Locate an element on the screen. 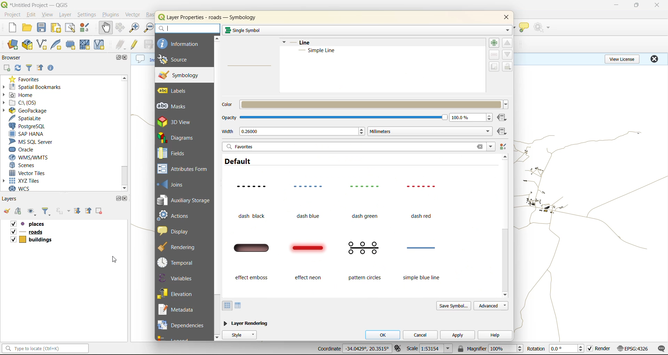 This screenshot has height=355, width=668. wcs is located at coordinates (24, 189).